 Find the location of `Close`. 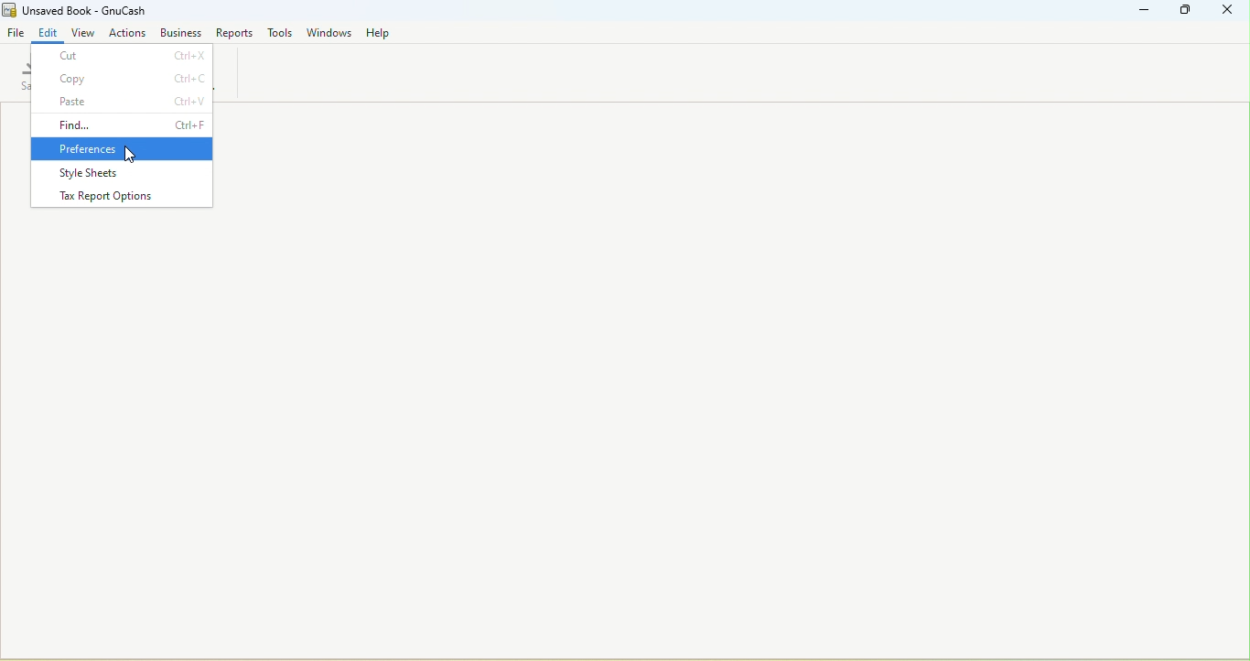

Close is located at coordinates (1228, 11).